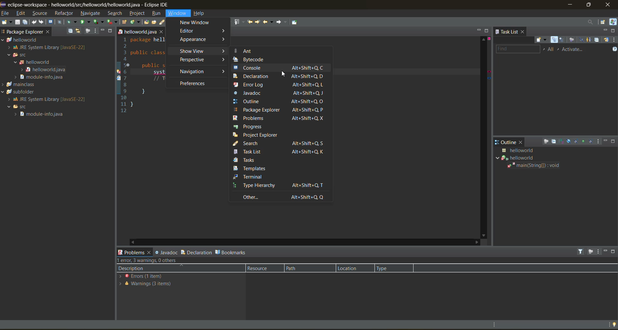  Describe the element at coordinates (507, 142) in the screenshot. I see `outline` at that location.